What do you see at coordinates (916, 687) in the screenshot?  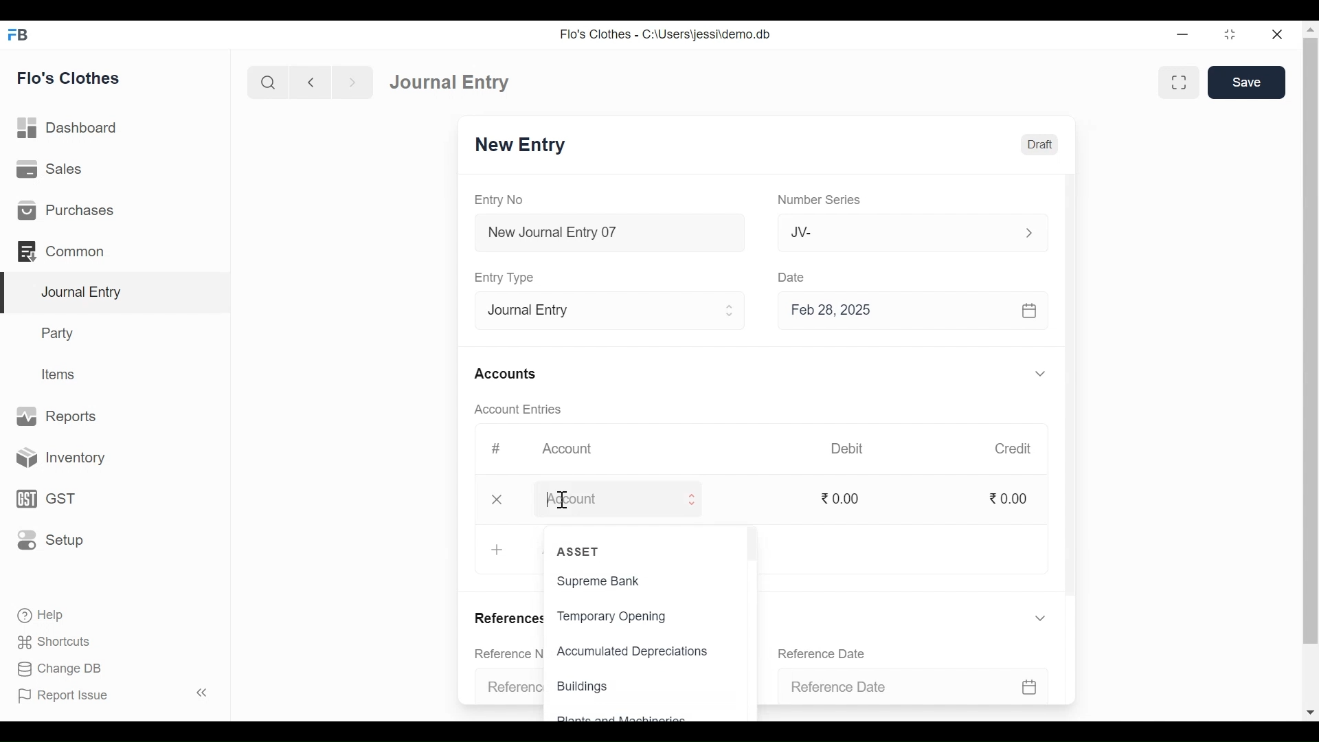 I see `Reference Date` at bounding box center [916, 687].